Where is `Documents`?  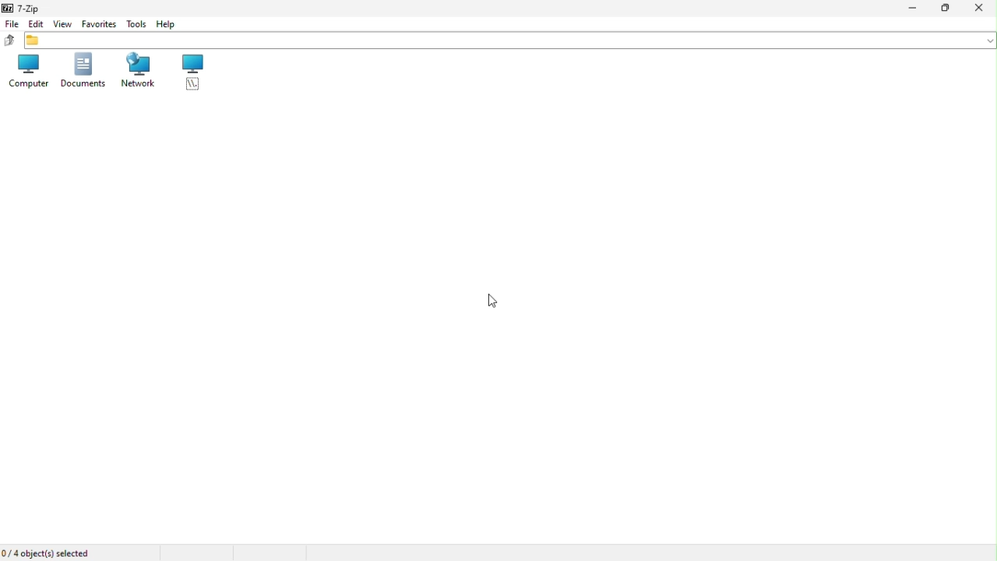 Documents is located at coordinates (84, 71).